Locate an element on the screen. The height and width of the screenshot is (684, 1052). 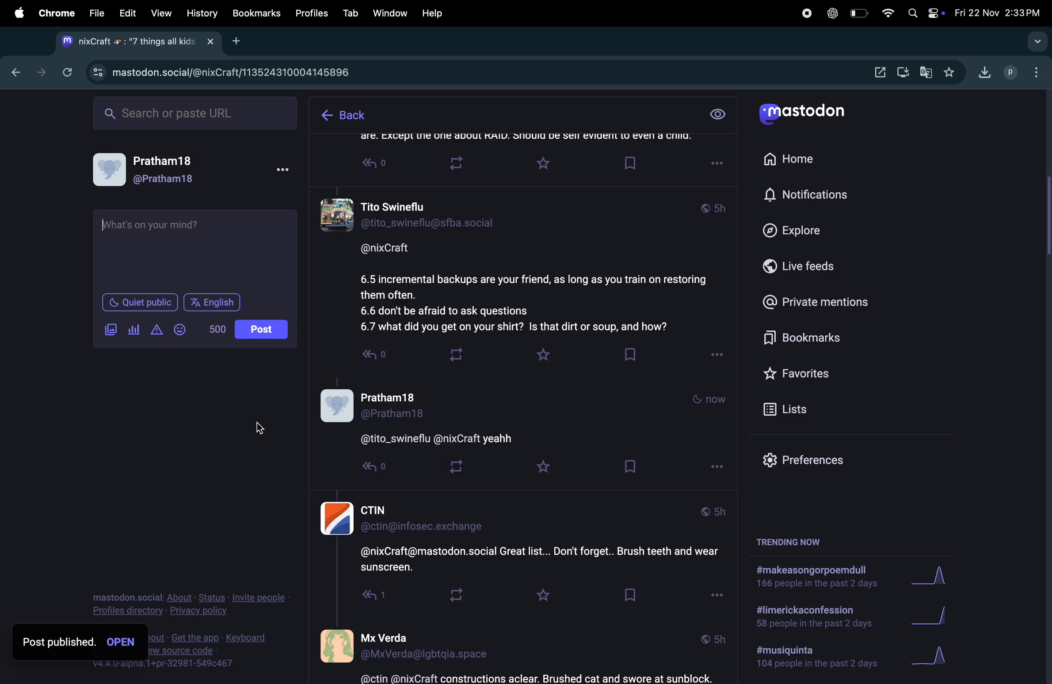
emoji is located at coordinates (181, 329).